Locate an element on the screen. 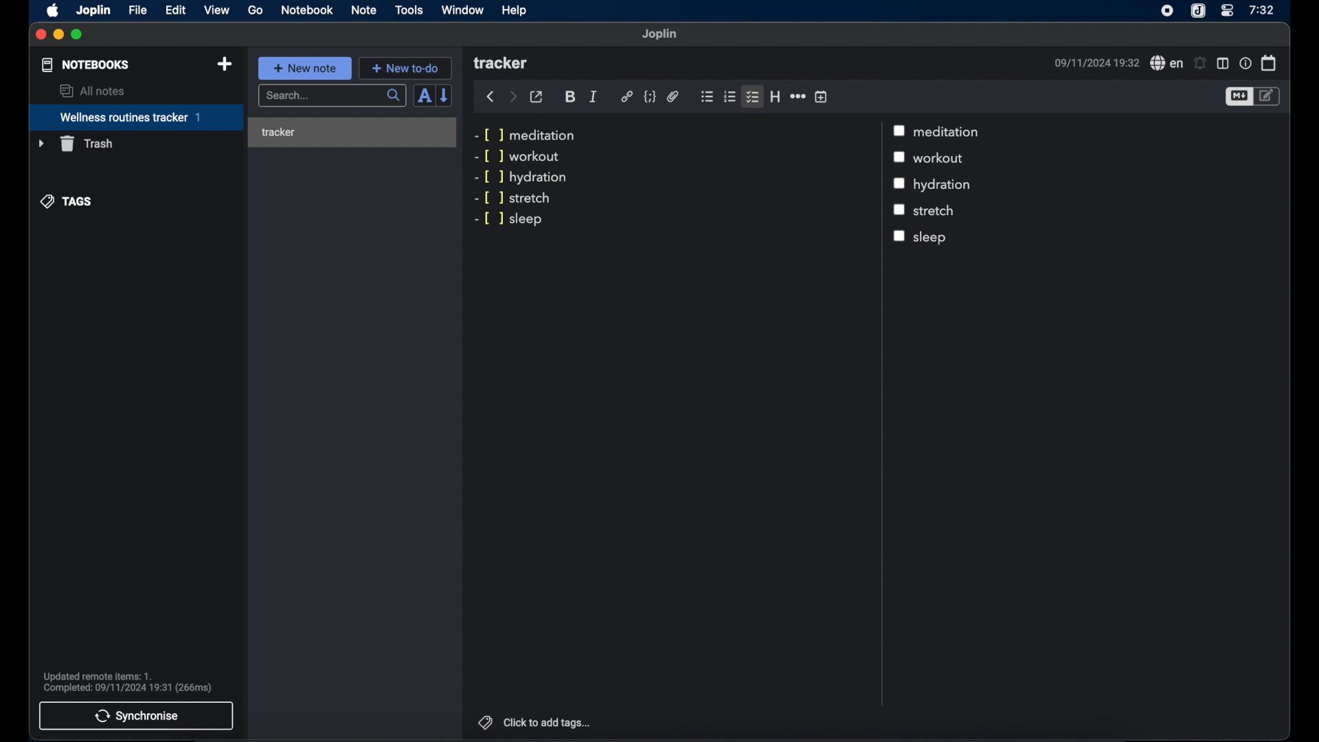  synchronise is located at coordinates (137, 716).